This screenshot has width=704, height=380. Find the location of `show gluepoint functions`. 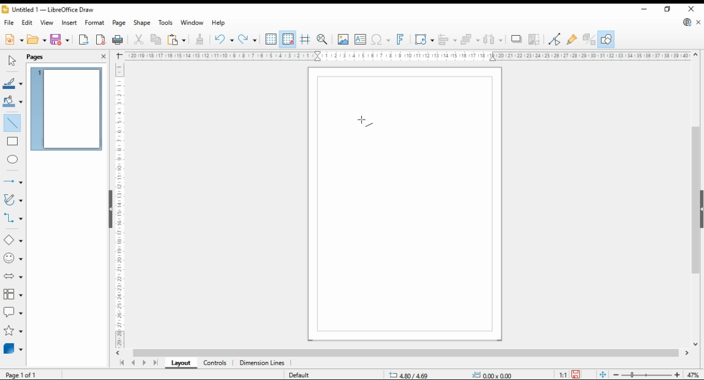

show gluepoint functions is located at coordinates (572, 39).